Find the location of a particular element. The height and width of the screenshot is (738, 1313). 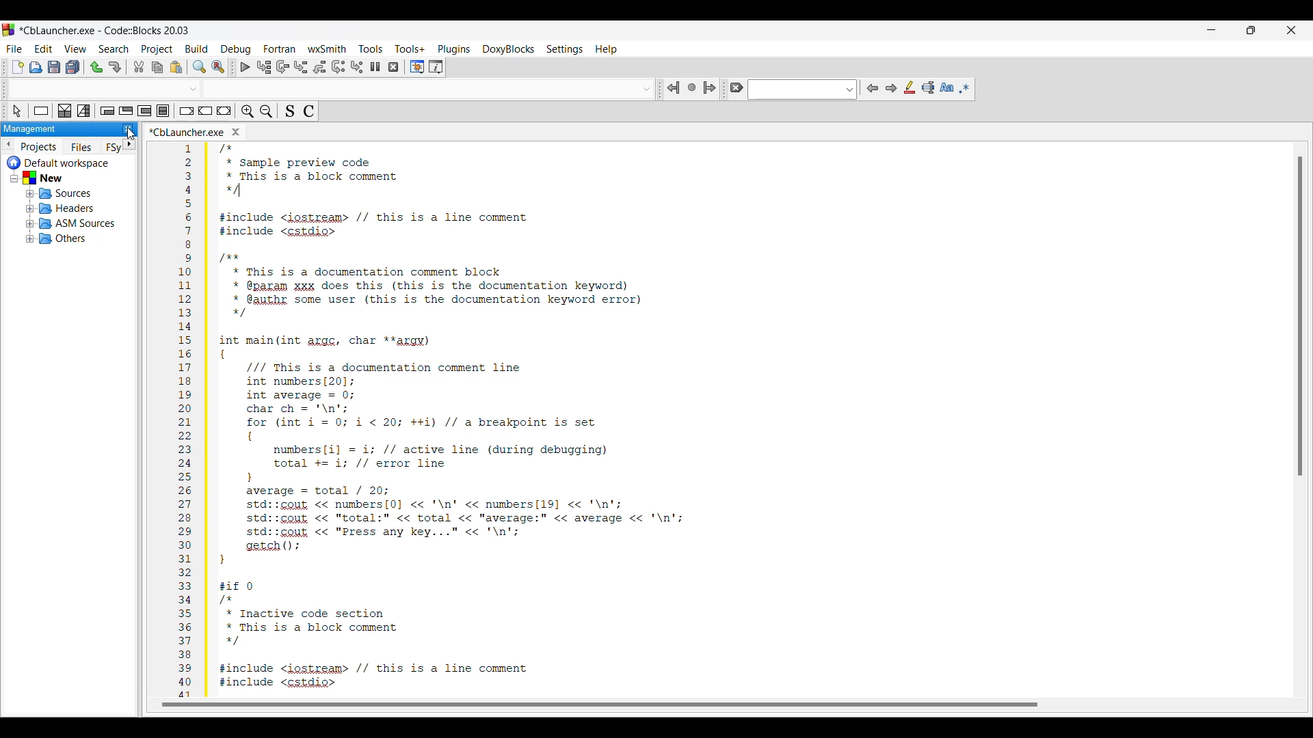

Jump forward is located at coordinates (710, 88).